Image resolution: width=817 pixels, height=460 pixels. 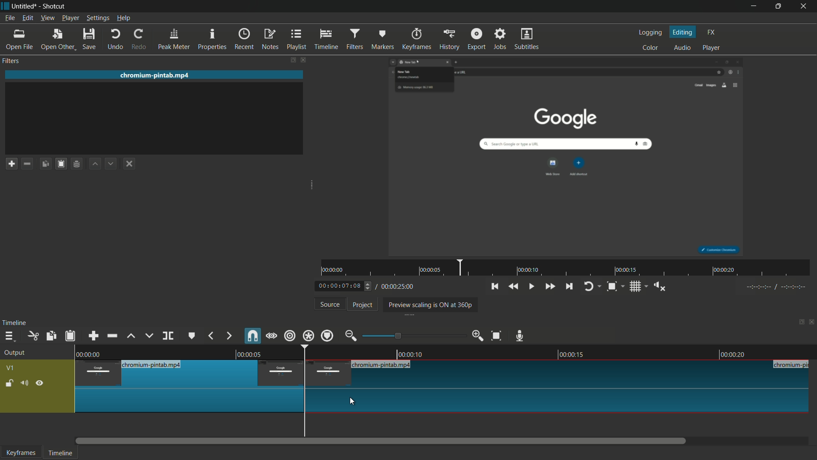 I want to click on , so click(x=711, y=31).